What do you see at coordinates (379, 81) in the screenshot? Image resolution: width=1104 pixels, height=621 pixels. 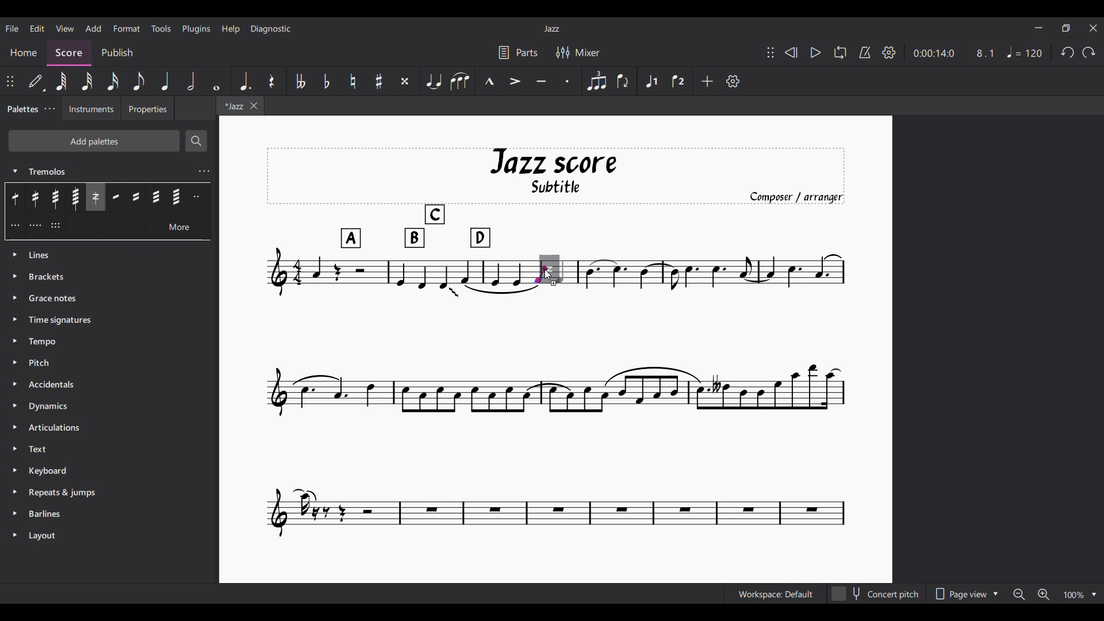 I see `Toggle sharp` at bounding box center [379, 81].